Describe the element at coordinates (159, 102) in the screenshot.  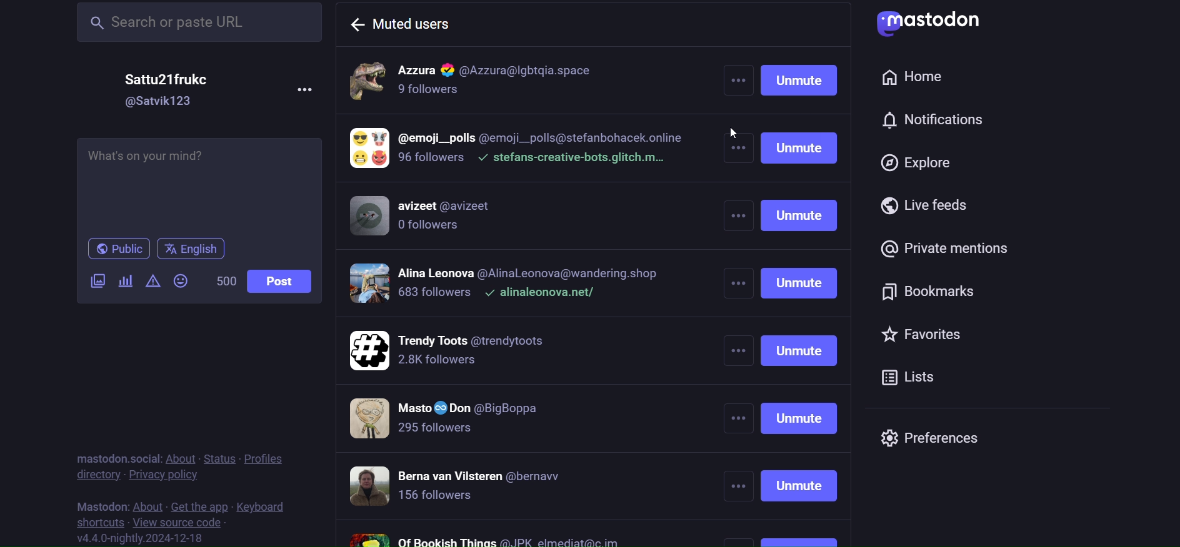
I see `id` at that location.